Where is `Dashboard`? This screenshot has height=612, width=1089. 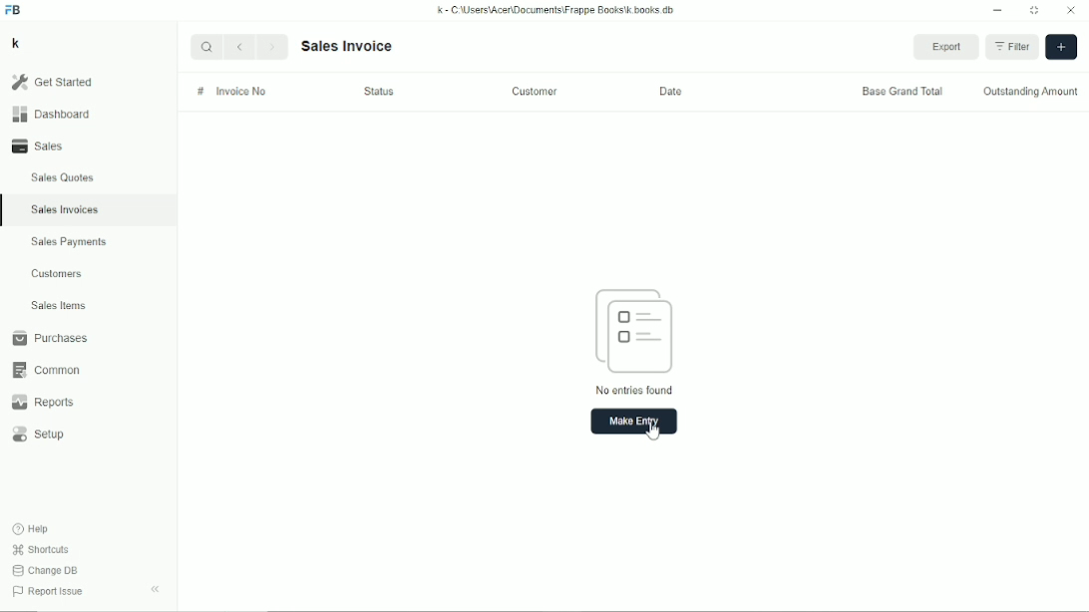
Dashboard is located at coordinates (51, 114).